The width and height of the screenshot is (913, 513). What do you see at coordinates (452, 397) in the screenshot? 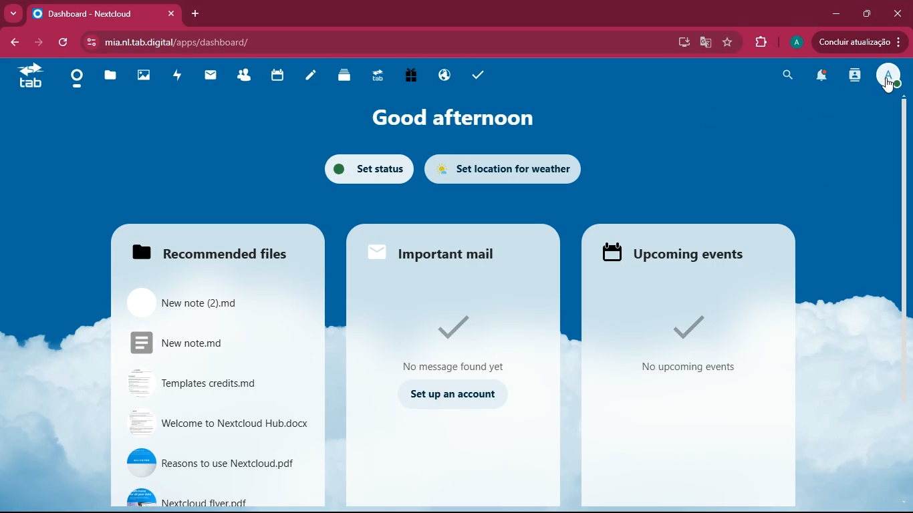
I see `set account` at bounding box center [452, 397].